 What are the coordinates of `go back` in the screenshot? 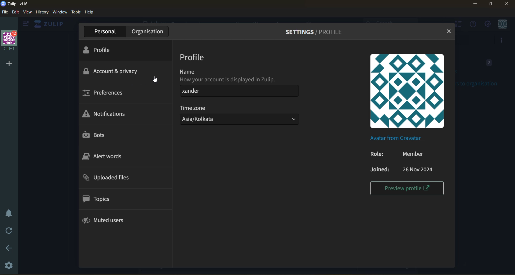 It's located at (9, 250).